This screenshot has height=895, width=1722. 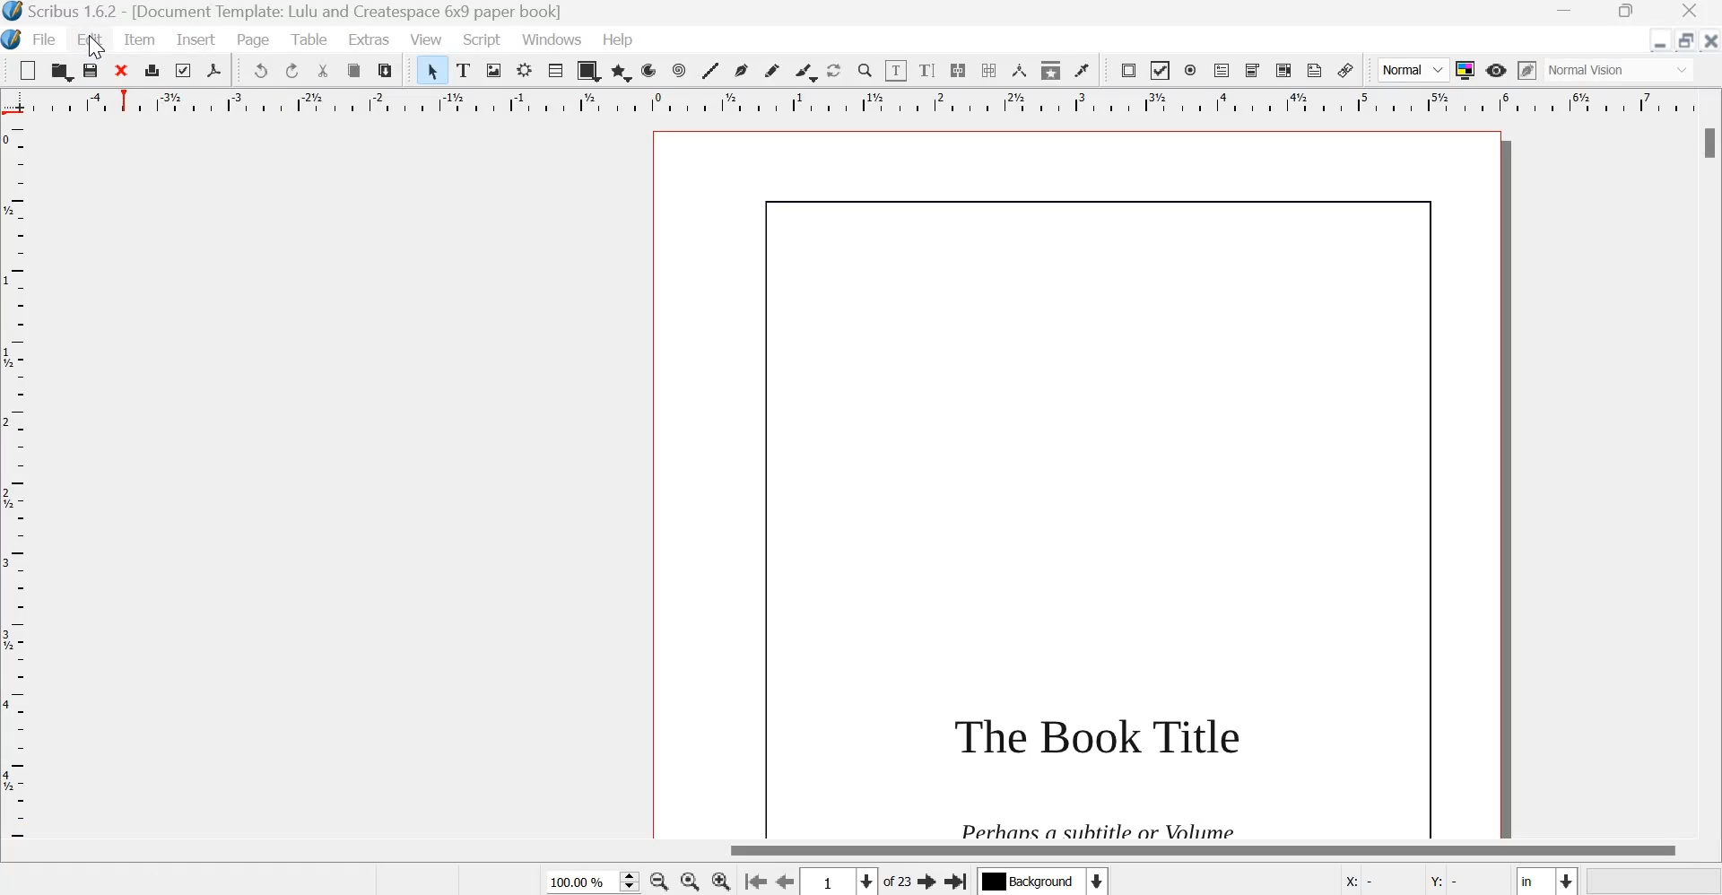 What do you see at coordinates (1547, 881) in the screenshot?
I see `Select the current unit` at bounding box center [1547, 881].